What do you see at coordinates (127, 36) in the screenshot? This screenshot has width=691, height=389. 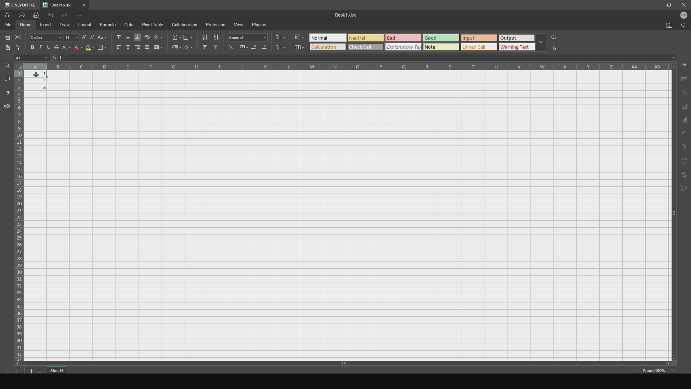 I see `align middle` at bounding box center [127, 36].